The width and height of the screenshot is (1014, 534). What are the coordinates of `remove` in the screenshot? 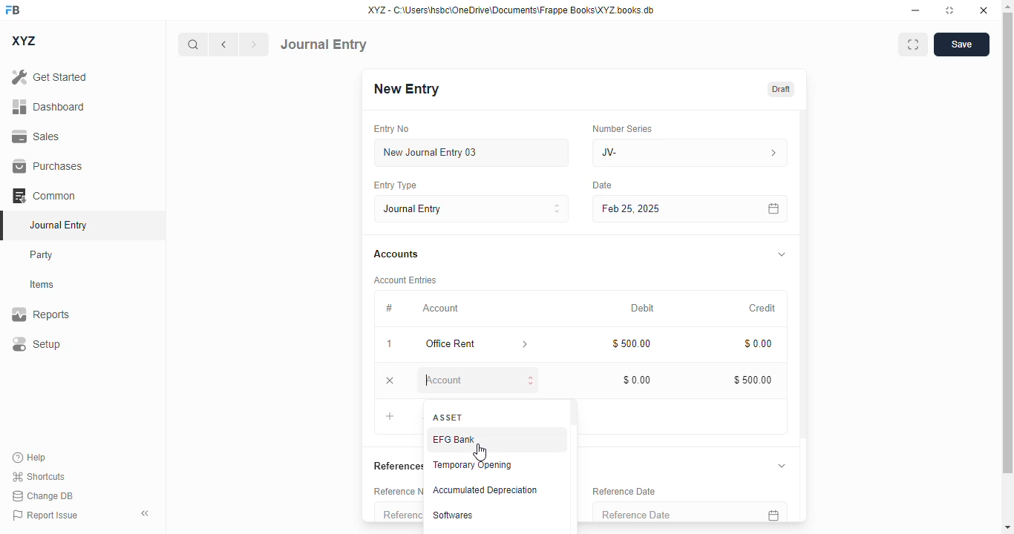 It's located at (390, 380).